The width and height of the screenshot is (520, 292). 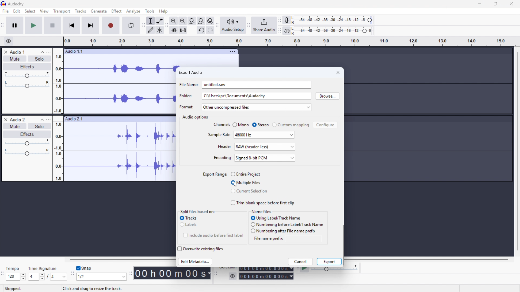 What do you see at coordinates (116, 11) in the screenshot?
I see `Effect ` at bounding box center [116, 11].